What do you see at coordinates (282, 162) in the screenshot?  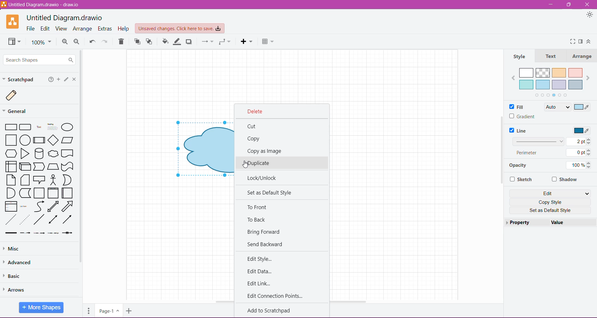 I see `Duplicate` at bounding box center [282, 162].